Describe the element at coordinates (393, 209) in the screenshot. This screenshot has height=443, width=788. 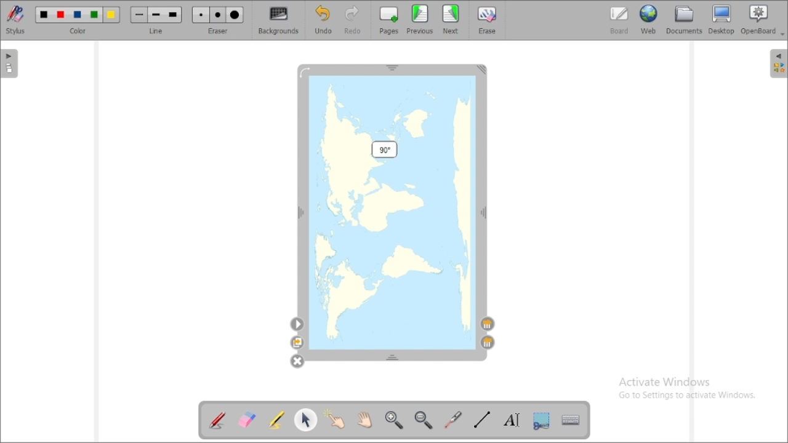
I see `image rotated` at that location.